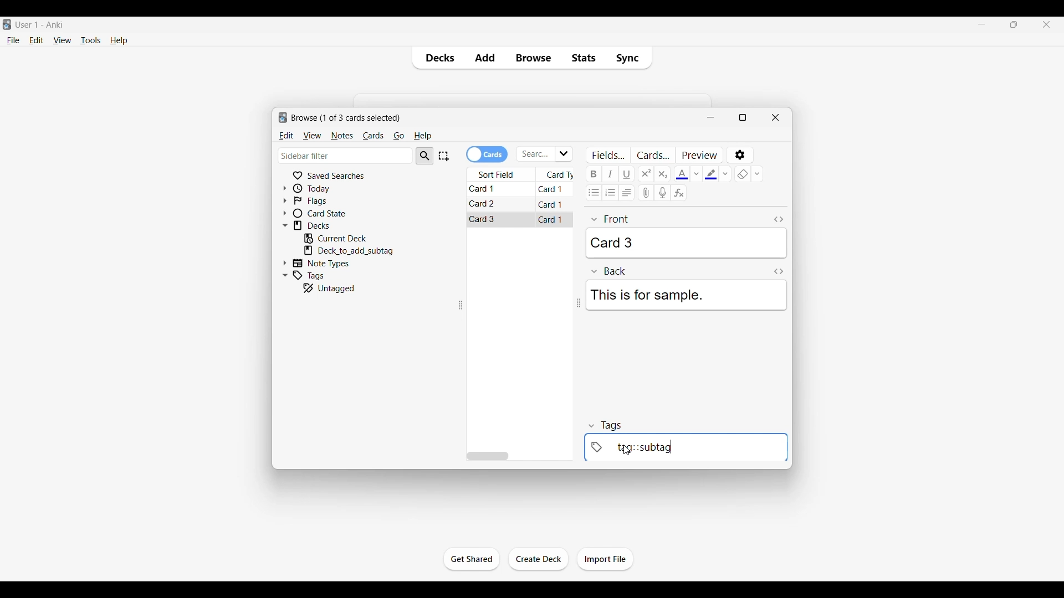 The height and width of the screenshot is (598, 1064). Describe the element at coordinates (626, 193) in the screenshot. I see `Alignment` at that location.